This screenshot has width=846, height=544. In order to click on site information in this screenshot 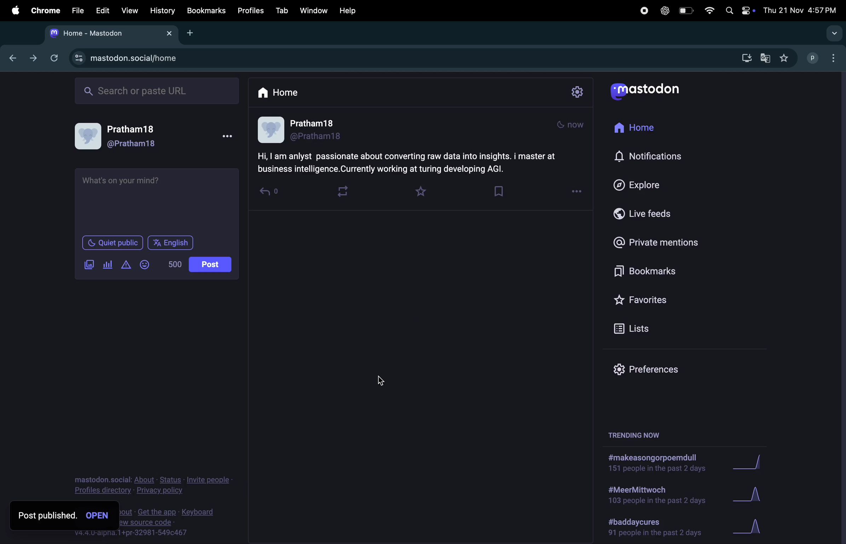, I will do `click(79, 58)`.